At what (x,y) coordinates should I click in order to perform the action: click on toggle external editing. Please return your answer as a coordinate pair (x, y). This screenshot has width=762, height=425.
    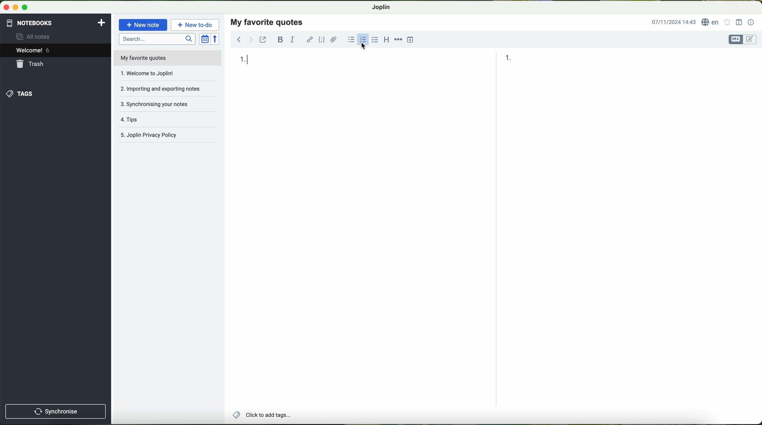
    Looking at the image, I should click on (263, 40).